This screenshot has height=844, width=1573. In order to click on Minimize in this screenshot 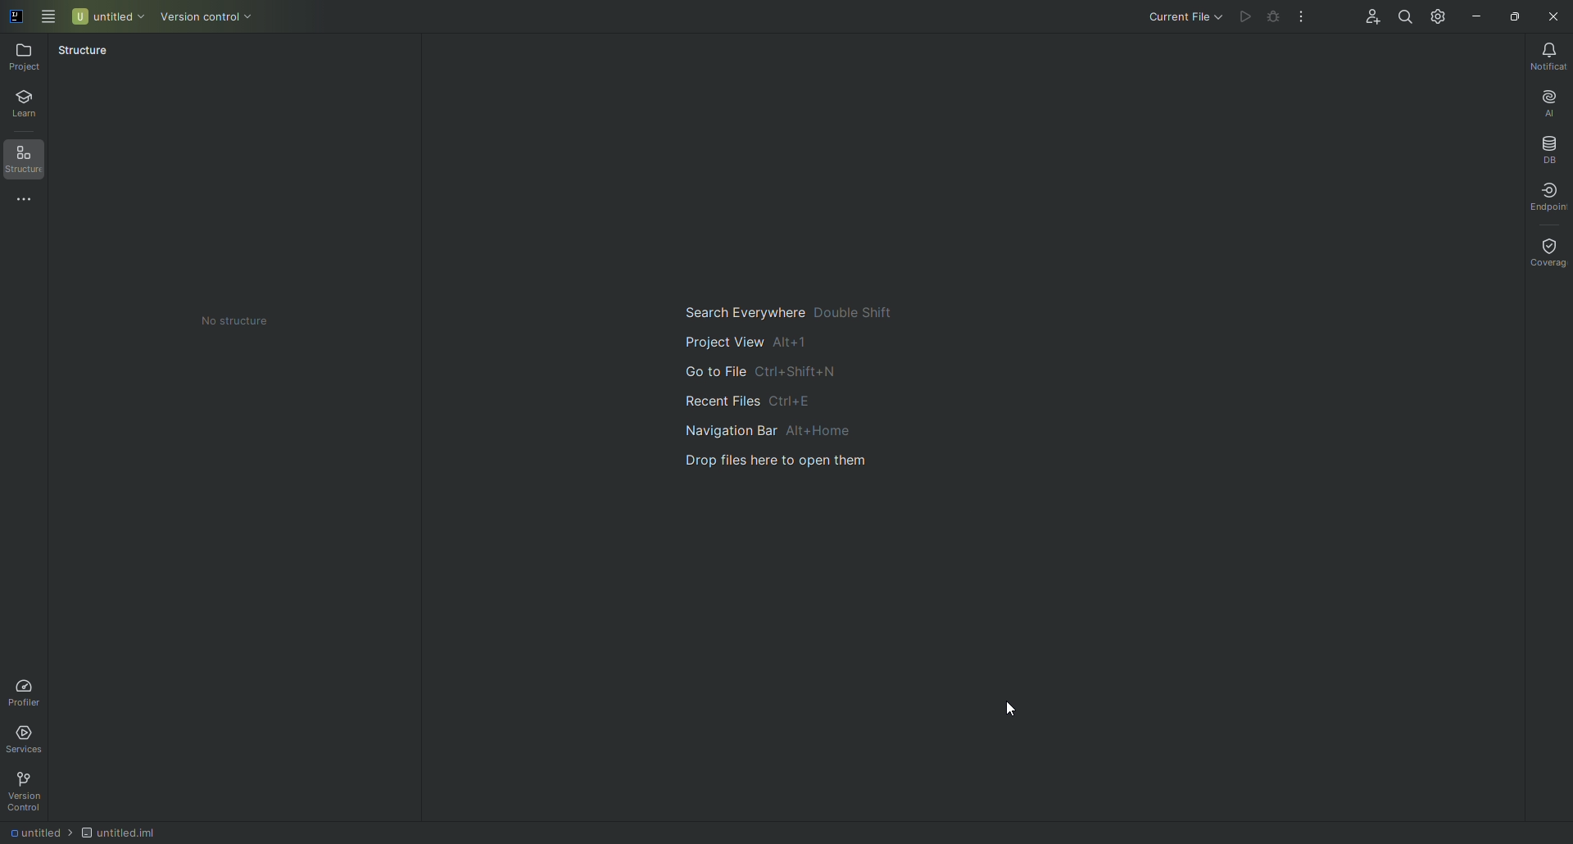, I will do `click(1476, 16)`.